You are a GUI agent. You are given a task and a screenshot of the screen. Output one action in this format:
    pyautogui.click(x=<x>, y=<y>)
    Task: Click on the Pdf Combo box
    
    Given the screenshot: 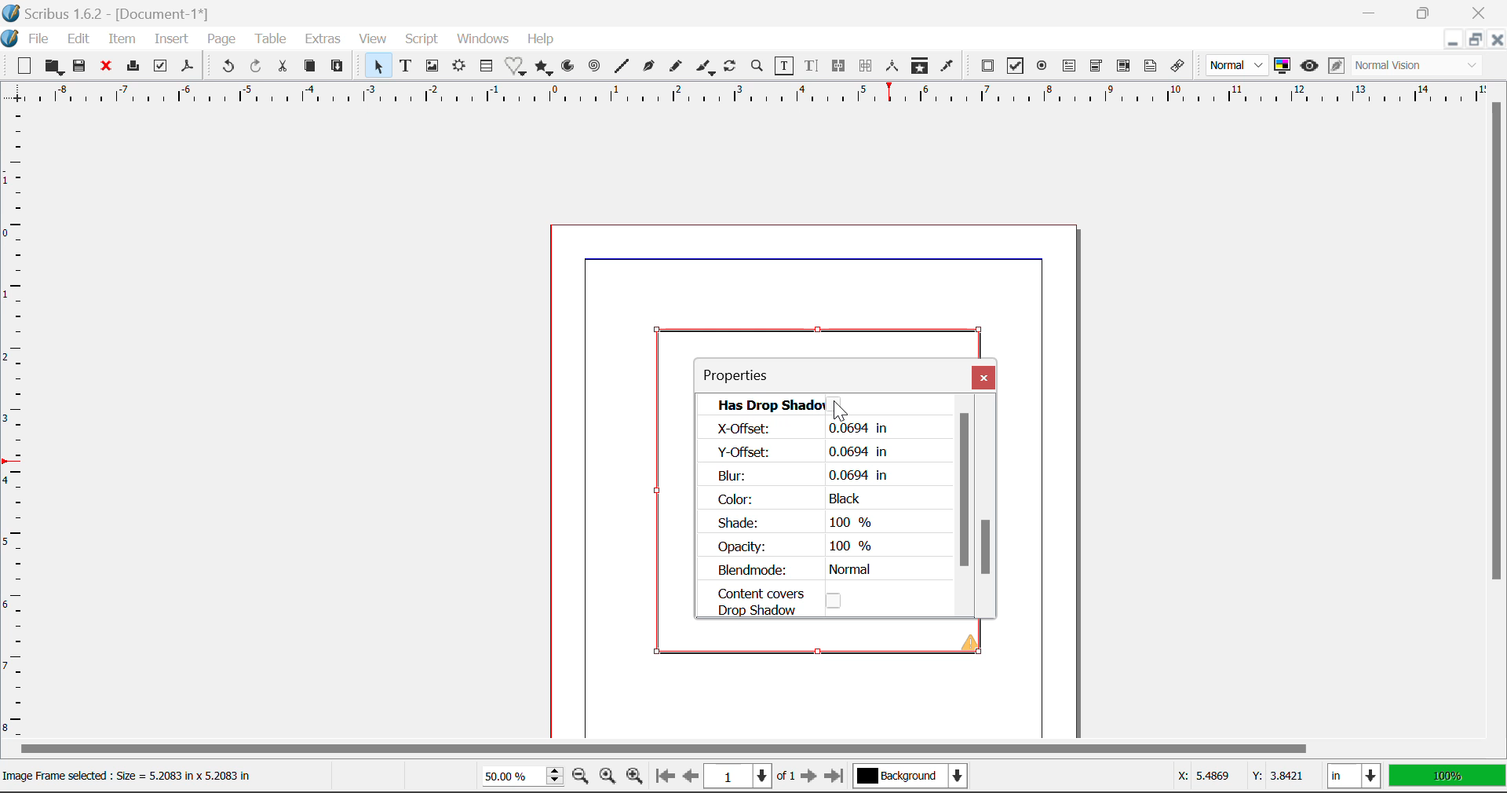 What is the action you would take?
    pyautogui.click(x=1096, y=68)
    